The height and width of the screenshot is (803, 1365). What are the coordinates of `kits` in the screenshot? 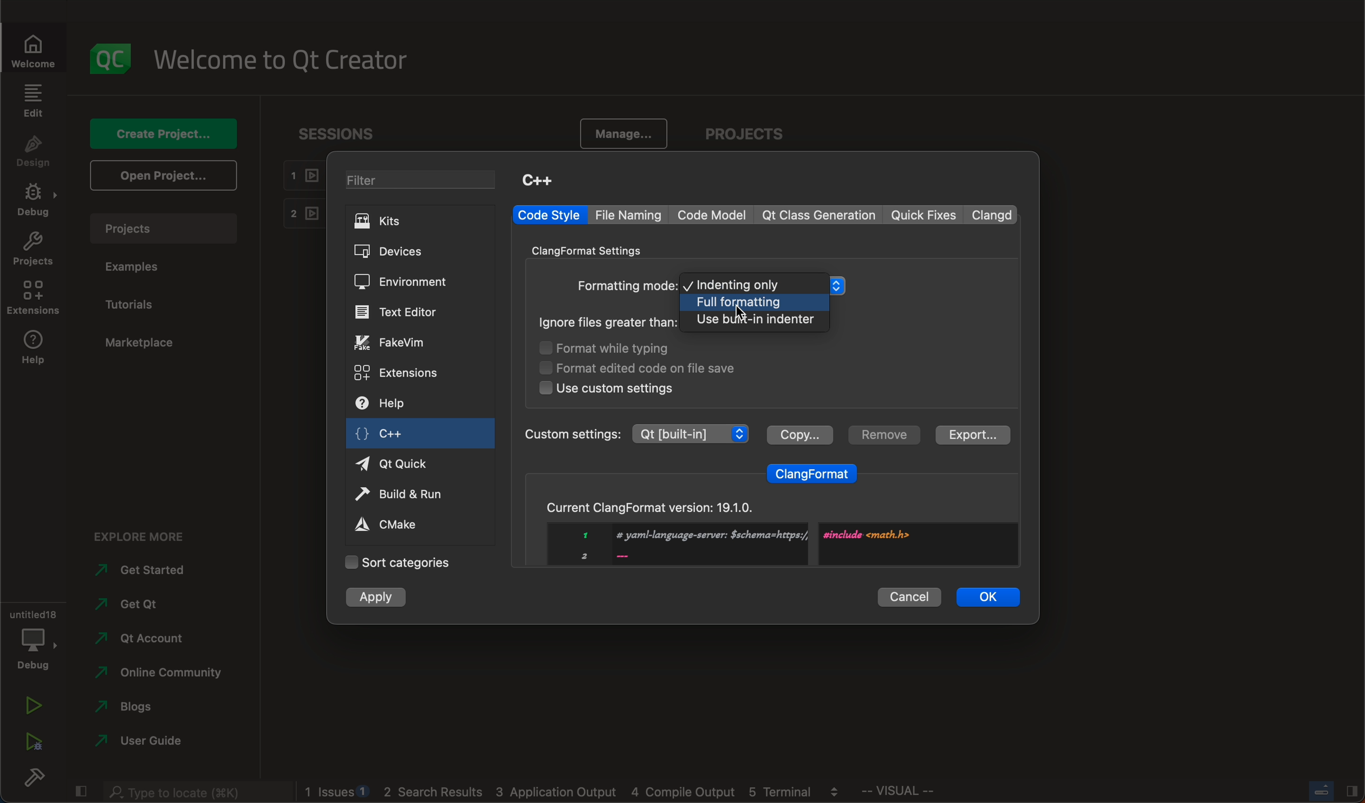 It's located at (418, 221).